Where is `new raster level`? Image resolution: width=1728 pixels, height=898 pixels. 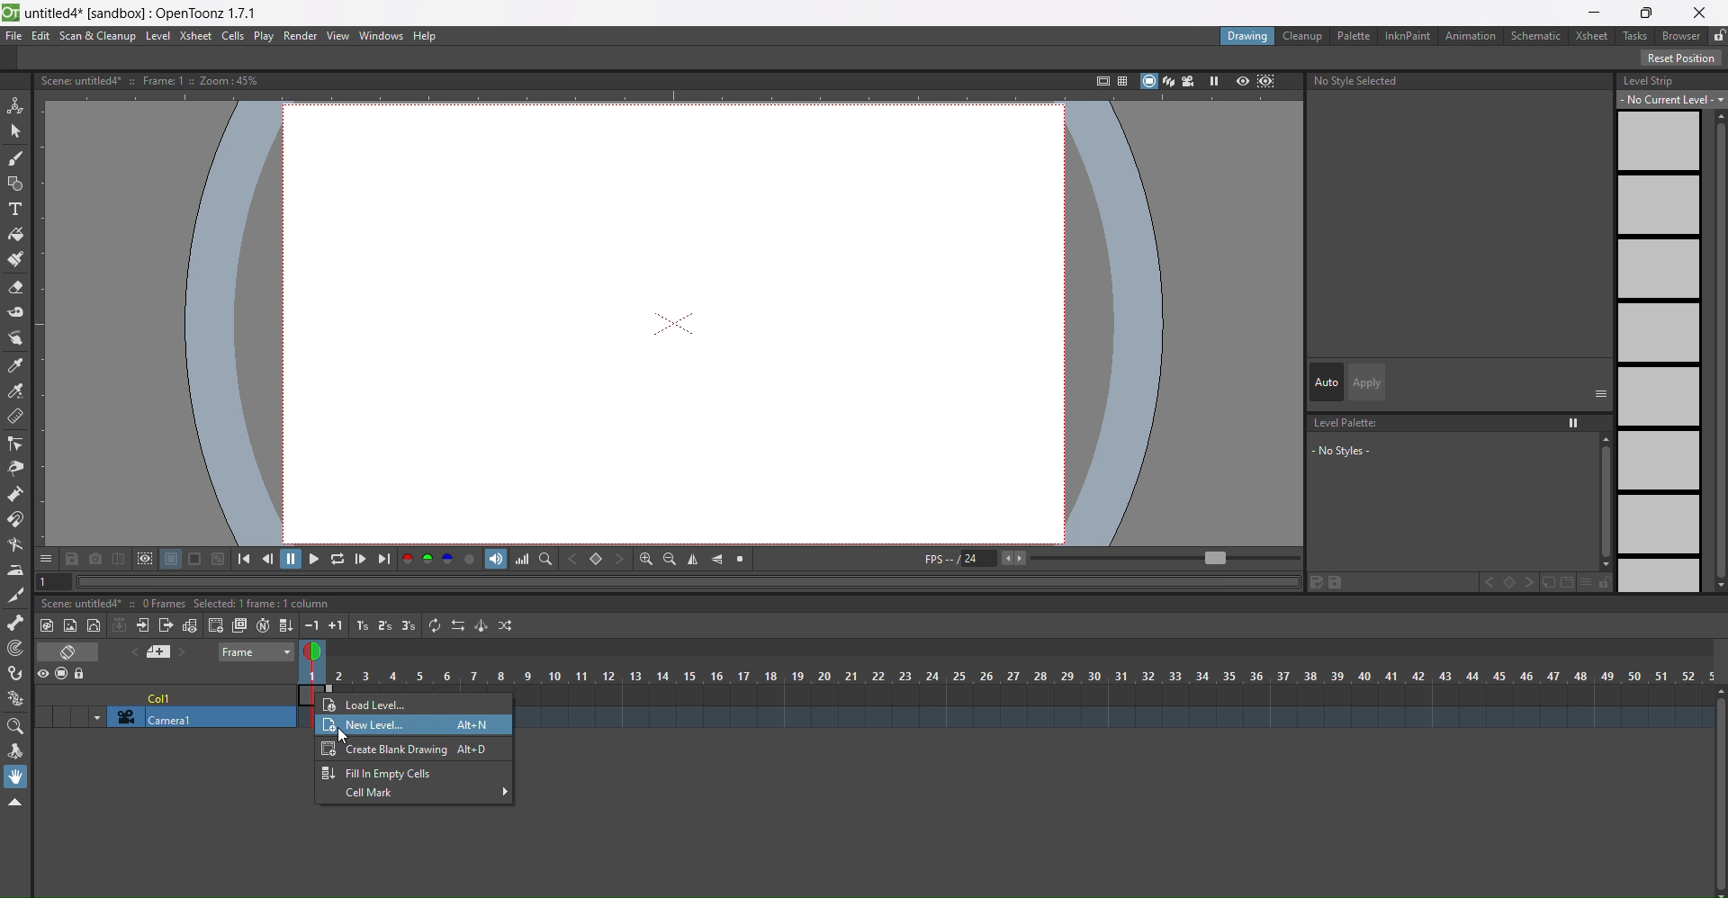
new raster level is located at coordinates (71, 627).